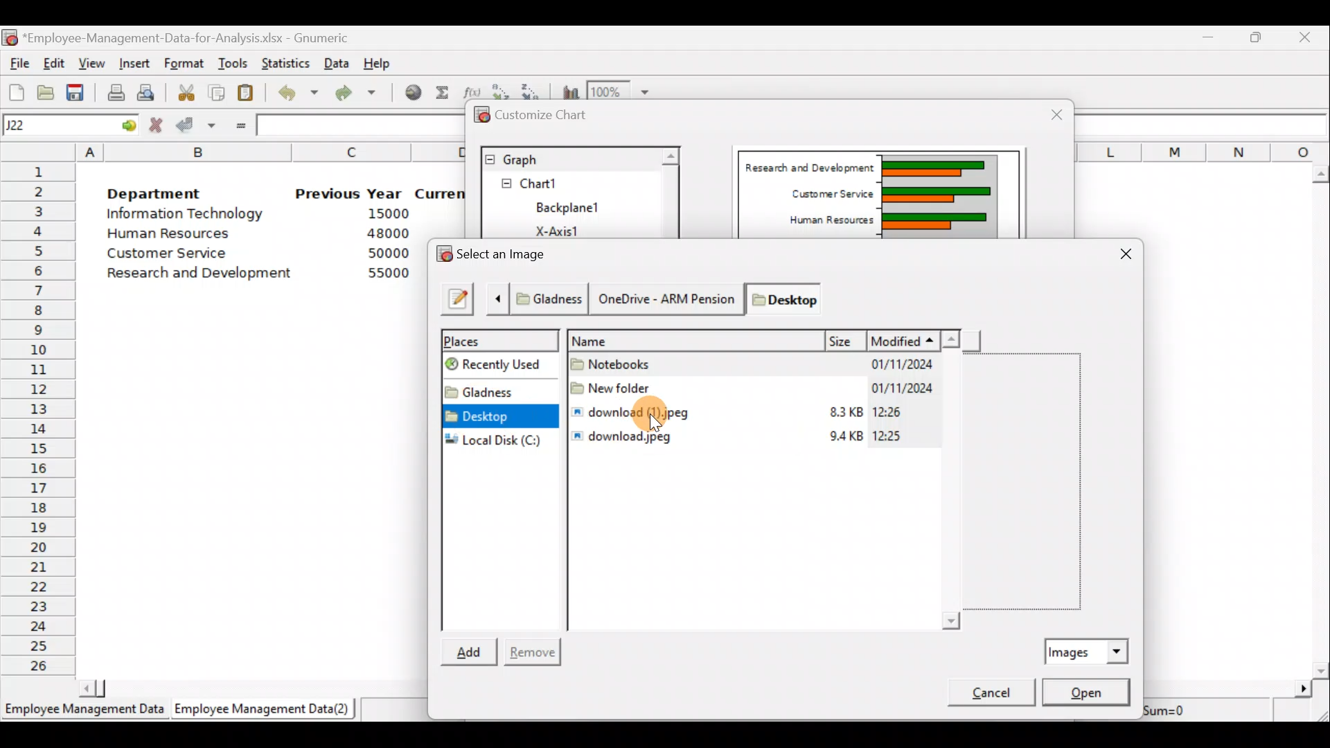 This screenshot has width=1330, height=748. Describe the element at coordinates (668, 412) in the screenshot. I see `Cursor` at that location.